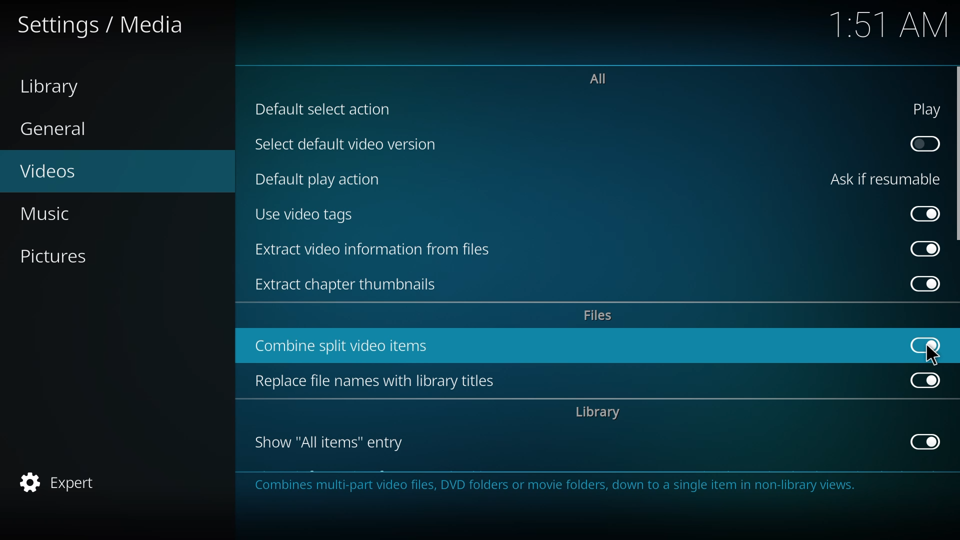  Describe the element at coordinates (921, 441) in the screenshot. I see `enabled` at that location.